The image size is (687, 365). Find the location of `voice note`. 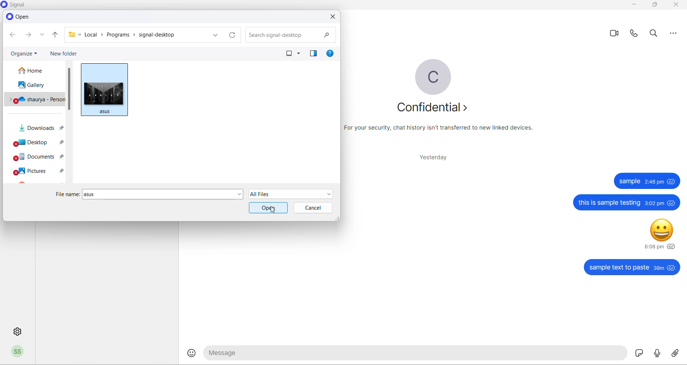

voice note is located at coordinates (655, 353).